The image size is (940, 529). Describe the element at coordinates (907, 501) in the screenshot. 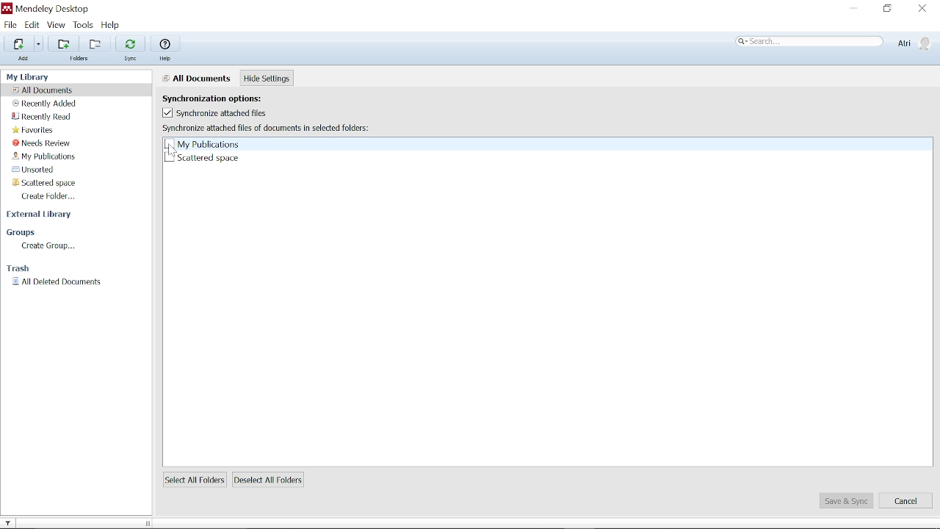

I see `Cancel` at that location.